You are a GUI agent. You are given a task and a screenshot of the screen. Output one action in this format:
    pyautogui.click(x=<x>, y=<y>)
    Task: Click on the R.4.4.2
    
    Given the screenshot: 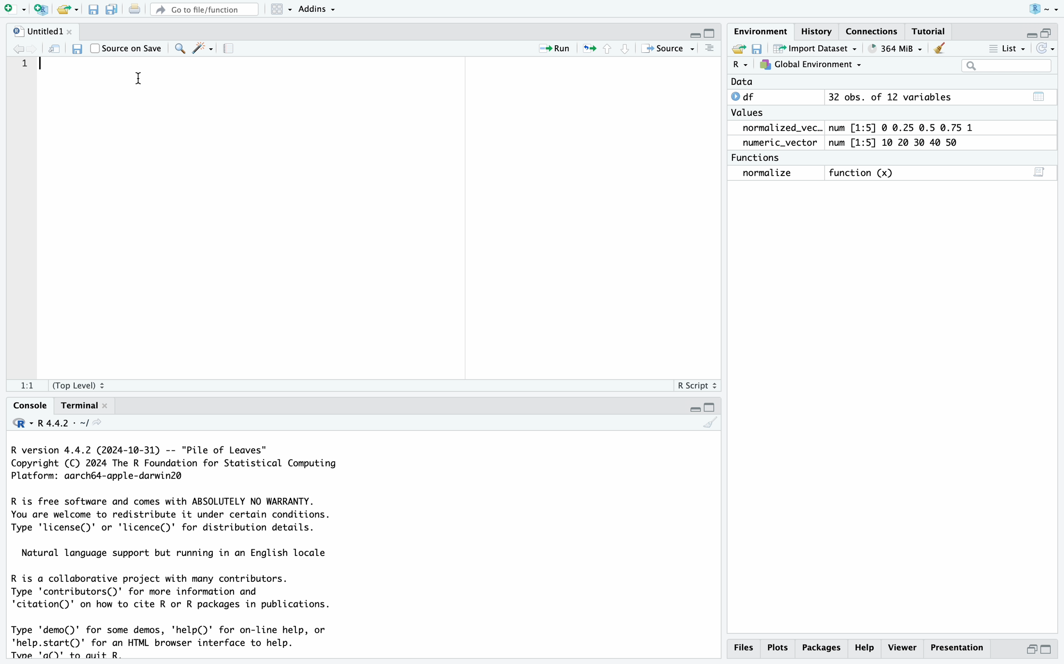 What is the action you would take?
    pyautogui.click(x=57, y=423)
    